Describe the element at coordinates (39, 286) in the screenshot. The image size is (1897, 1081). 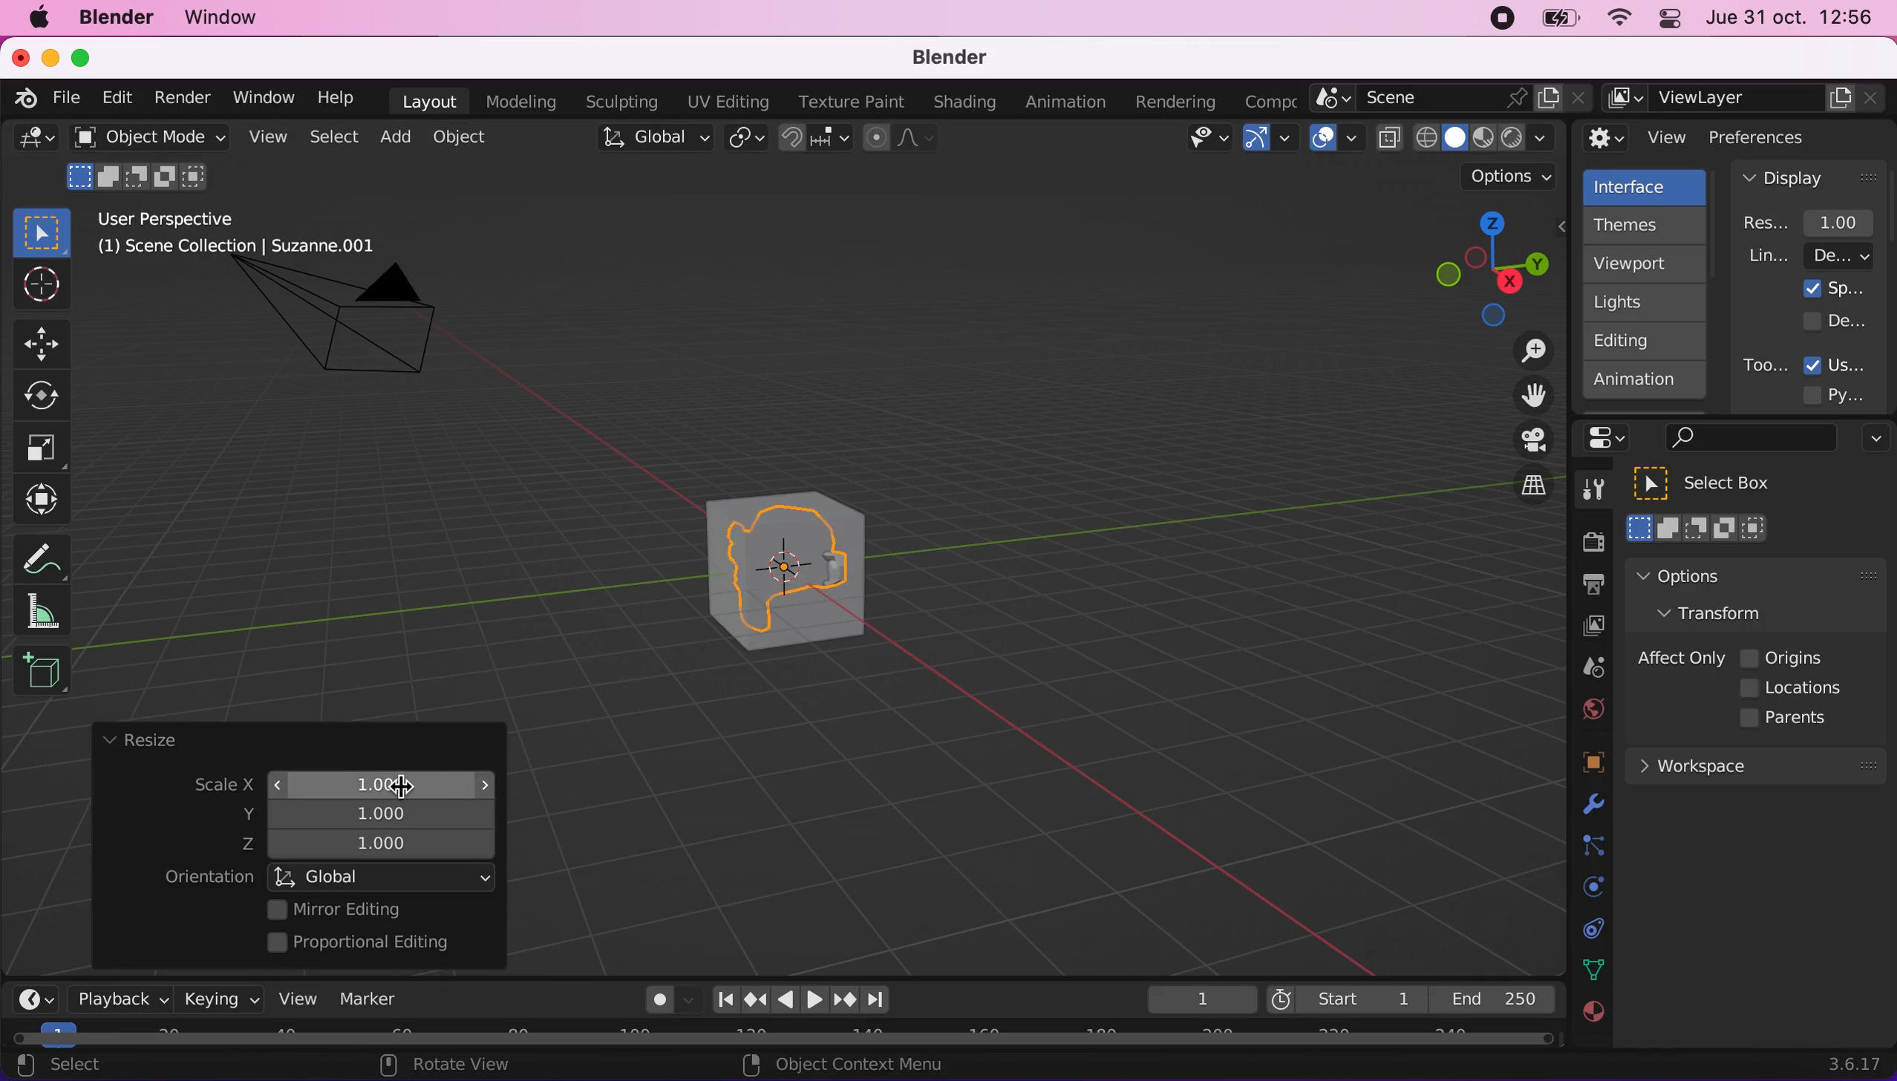
I see `` at that location.